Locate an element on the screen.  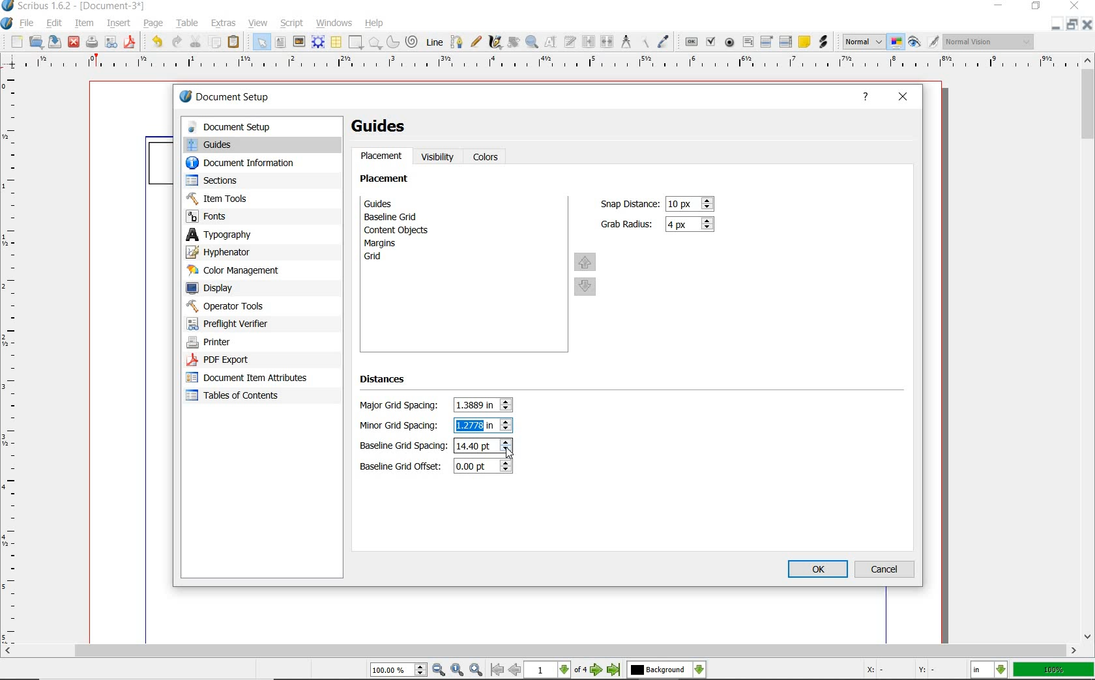
visibility is located at coordinates (438, 157).